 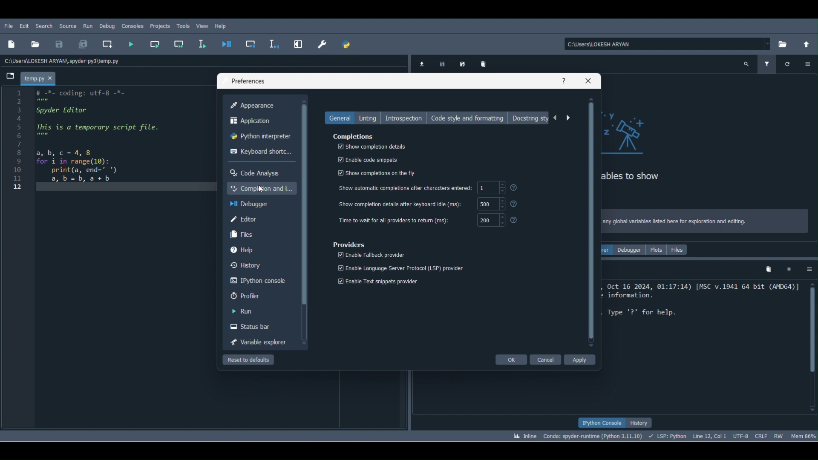 I want to click on Reset to default, so click(x=248, y=361).